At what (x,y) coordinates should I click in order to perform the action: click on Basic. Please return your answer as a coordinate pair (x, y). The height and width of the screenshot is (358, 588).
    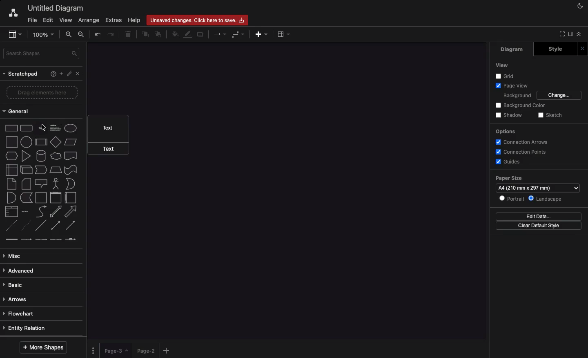
    Looking at the image, I should click on (14, 285).